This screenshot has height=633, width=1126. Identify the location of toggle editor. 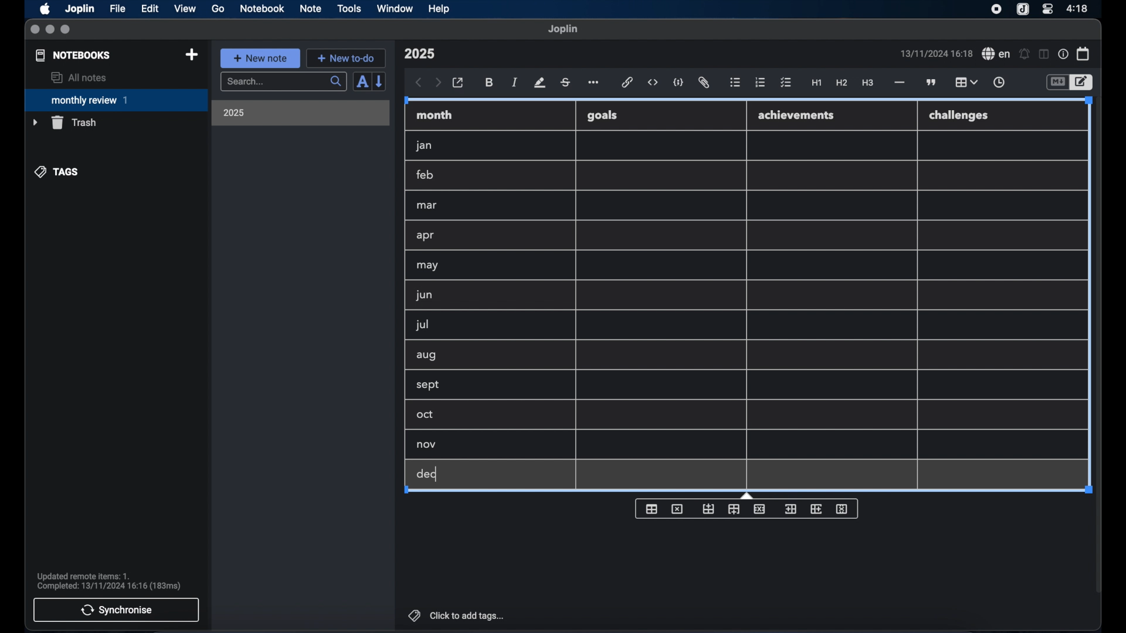
(1083, 83).